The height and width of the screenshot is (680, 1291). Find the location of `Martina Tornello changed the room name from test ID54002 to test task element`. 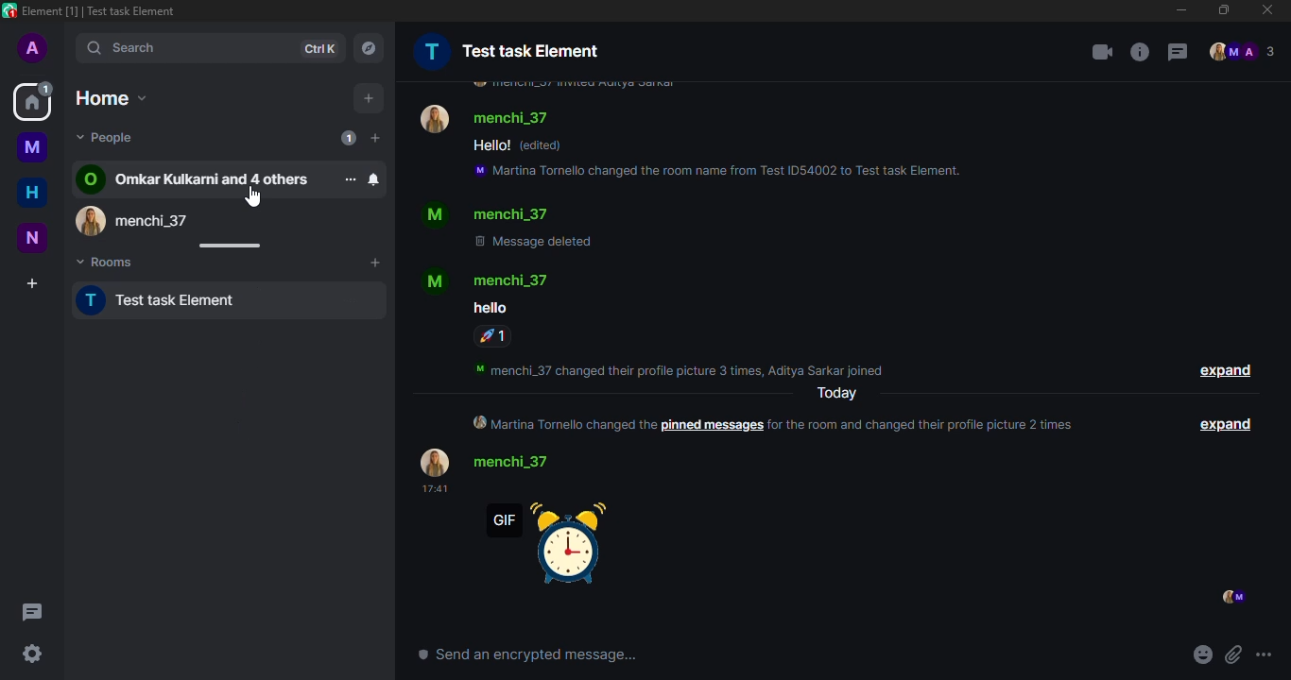

Martina Tornello changed the room name from test ID54002 to test task element is located at coordinates (714, 171).